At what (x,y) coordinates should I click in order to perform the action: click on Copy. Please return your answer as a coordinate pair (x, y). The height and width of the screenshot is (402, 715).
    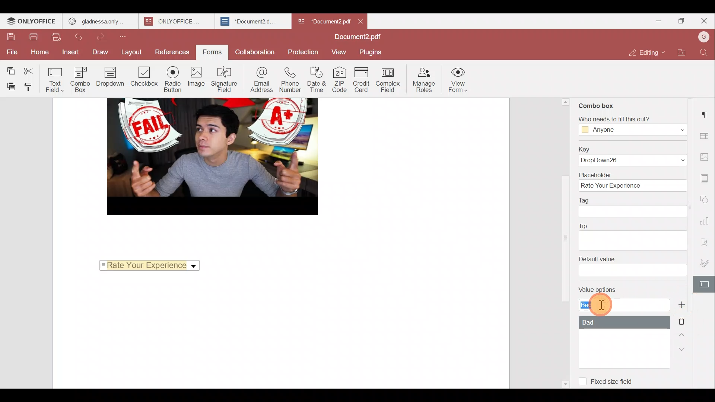
    Looking at the image, I should click on (11, 69).